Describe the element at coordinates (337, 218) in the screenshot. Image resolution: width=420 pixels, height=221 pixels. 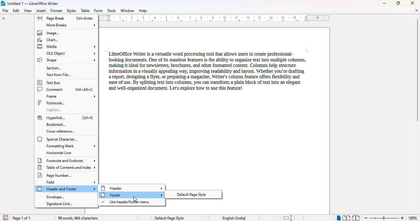
I see `one page view` at that location.